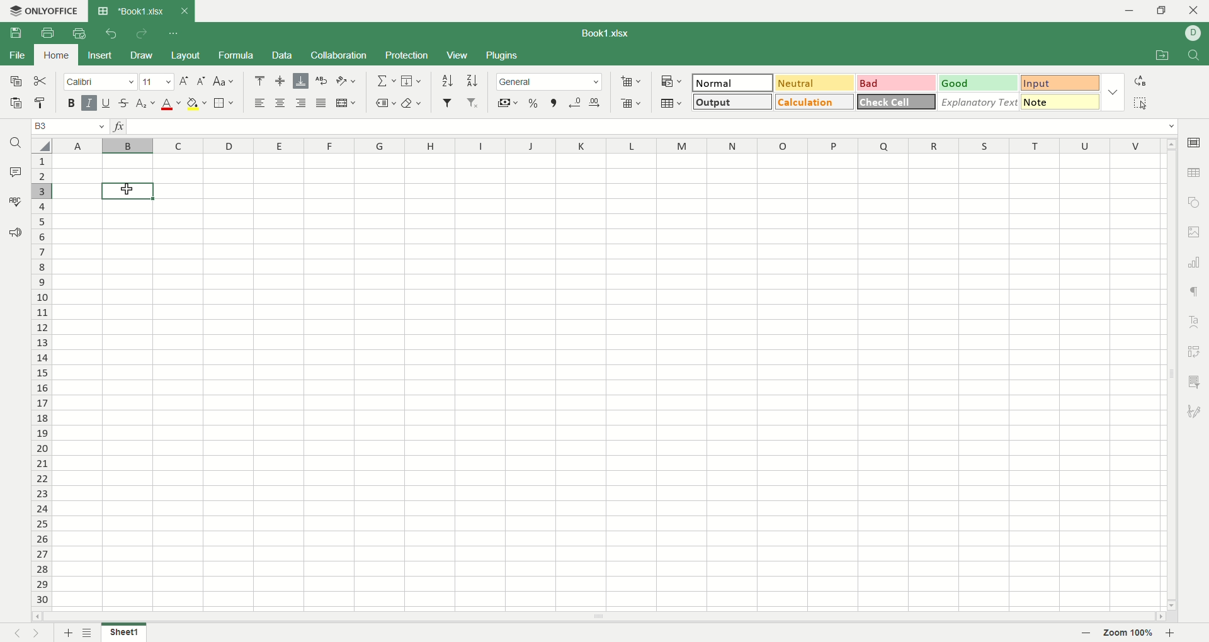  What do you see at coordinates (74, 103) in the screenshot?
I see `bold` at bounding box center [74, 103].